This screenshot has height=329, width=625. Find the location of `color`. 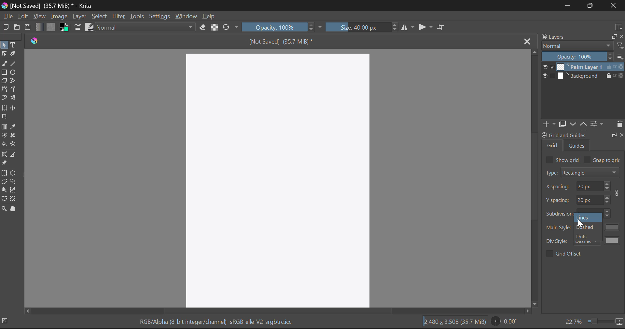

color is located at coordinates (613, 240).